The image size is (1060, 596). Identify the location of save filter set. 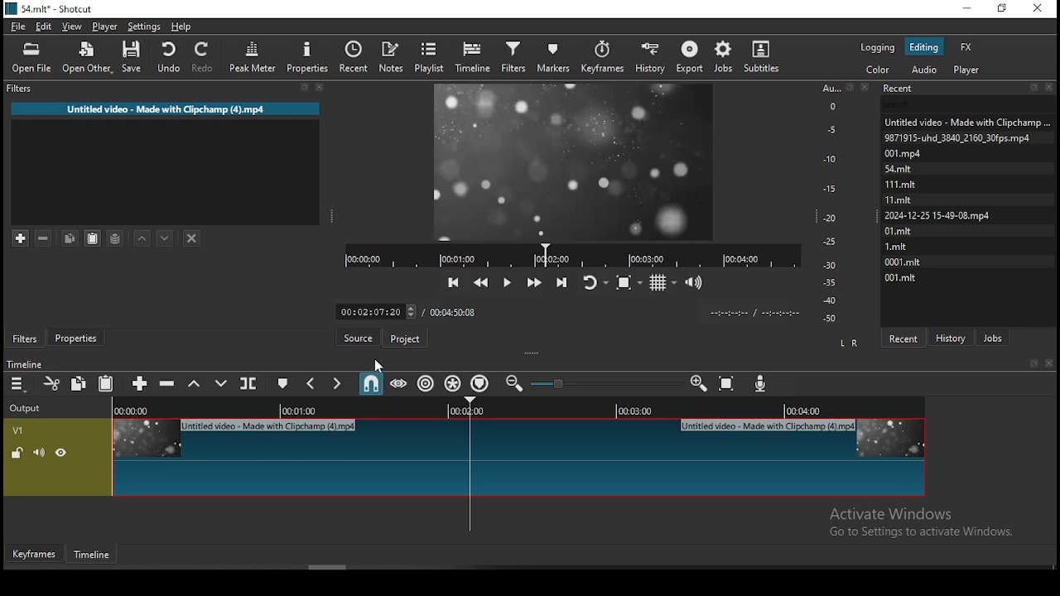
(118, 238).